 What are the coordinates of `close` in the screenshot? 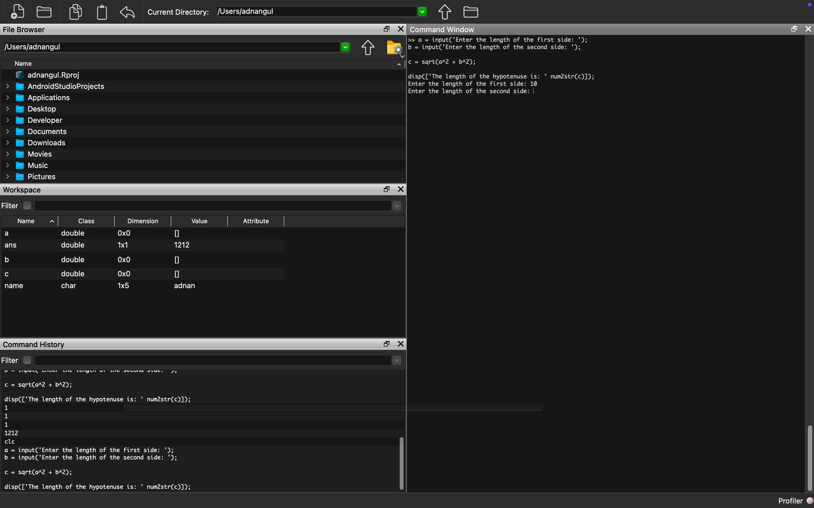 It's located at (402, 345).